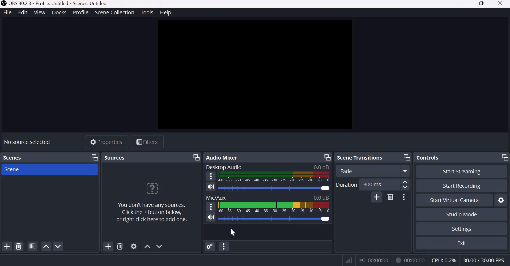 Image resolution: width=510 pixels, height=266 pixels. I want to click on Tools, so click(147, 12).